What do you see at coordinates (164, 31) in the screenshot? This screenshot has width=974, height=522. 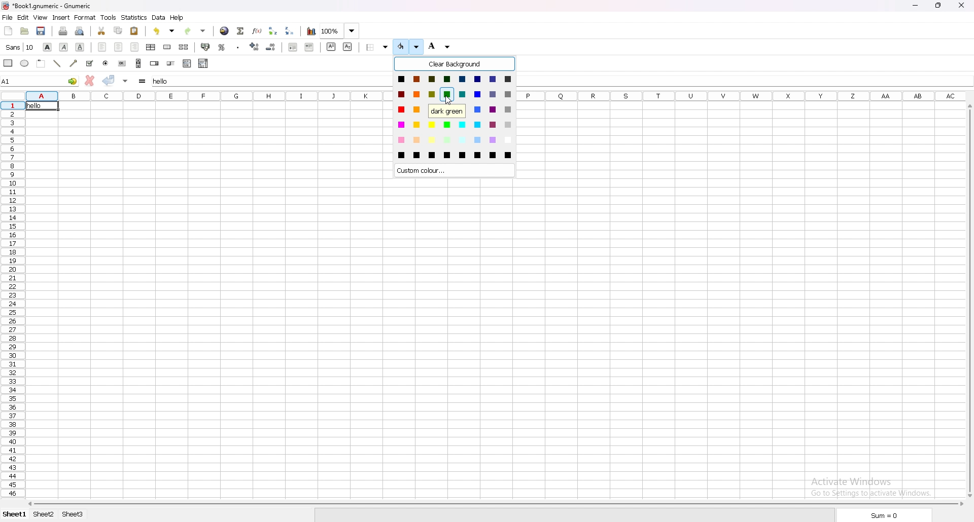 I see `undo` at bounding box center [164, 31].